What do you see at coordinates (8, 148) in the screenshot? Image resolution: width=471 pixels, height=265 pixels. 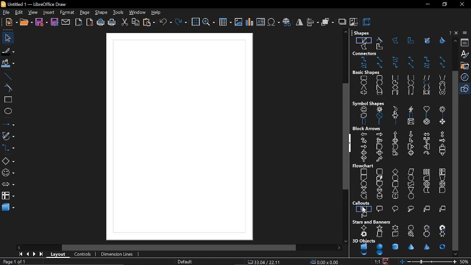 I see `connectors` at bounding box center [8, 148].